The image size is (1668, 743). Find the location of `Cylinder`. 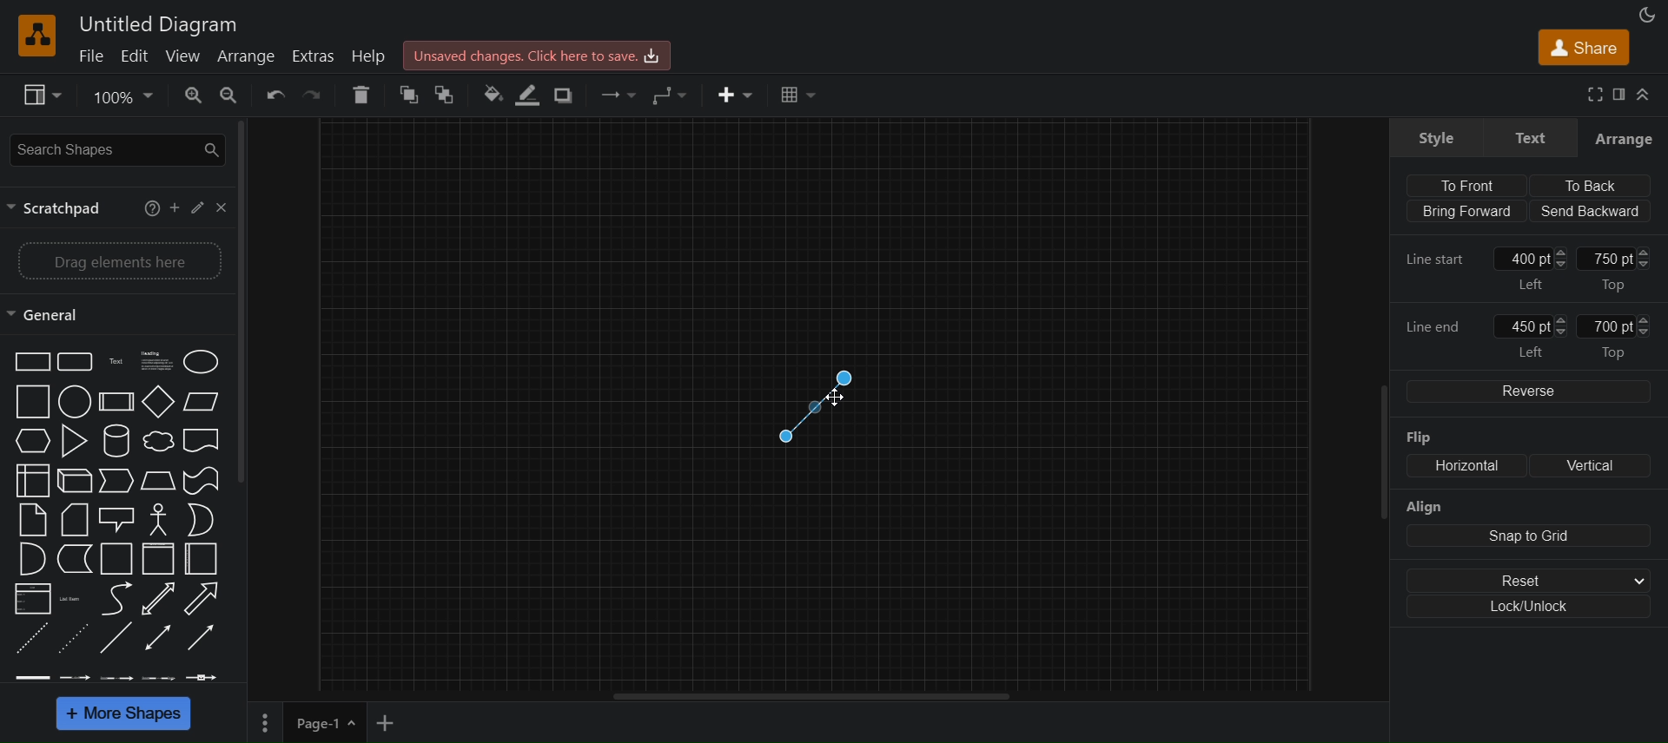

Cylinder is located at coordinates (114, 439).